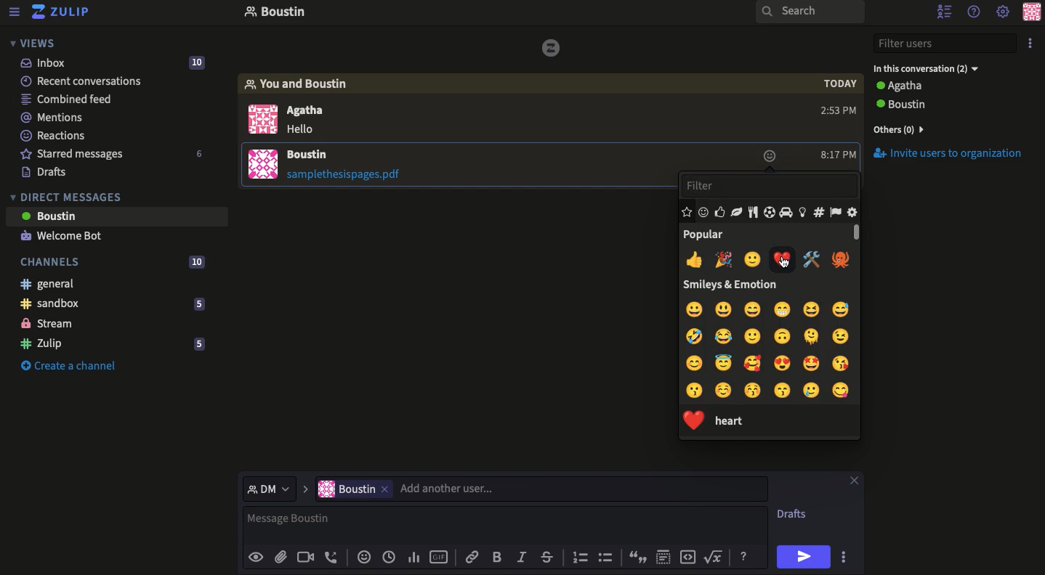  I want to click on laughing, so click(813, 312).